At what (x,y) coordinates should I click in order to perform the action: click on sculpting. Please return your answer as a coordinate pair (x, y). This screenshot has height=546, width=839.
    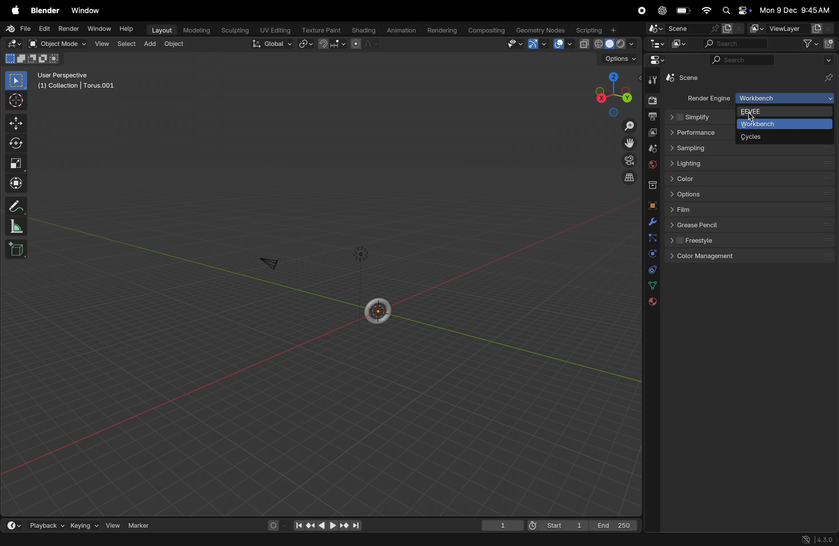
    Looking at the image, I should click on (233, 29).